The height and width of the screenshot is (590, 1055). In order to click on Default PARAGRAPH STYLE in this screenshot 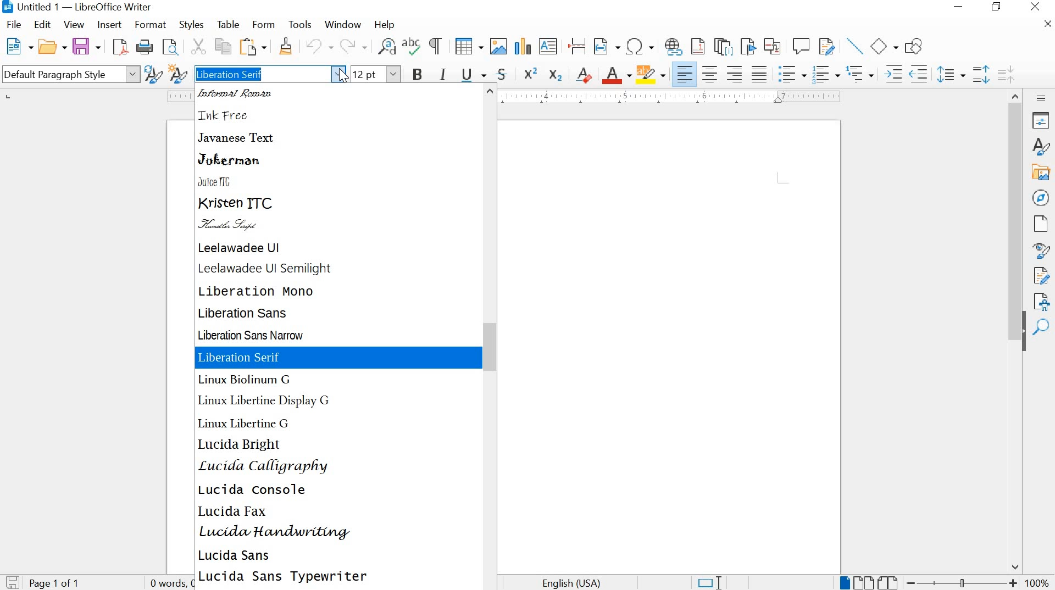, I will do `click(69, 74)`.